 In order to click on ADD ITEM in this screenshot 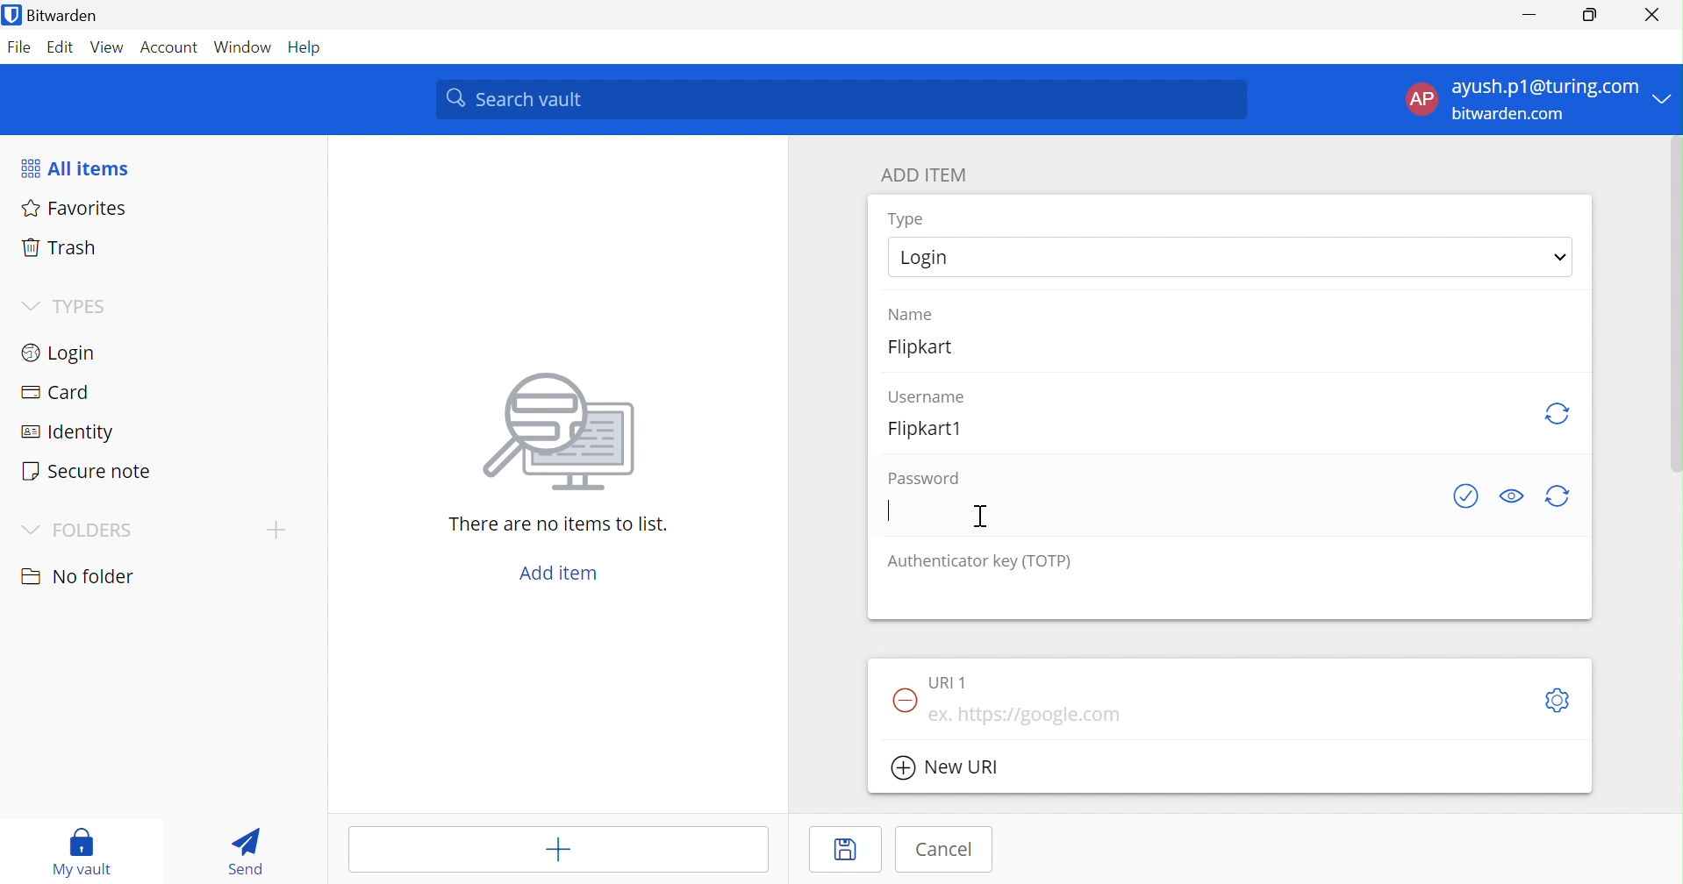, I will do `click(927, 177)`.